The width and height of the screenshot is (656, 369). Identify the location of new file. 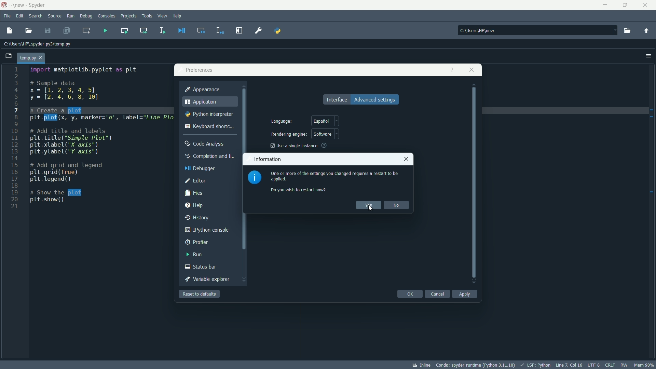
(10, 31).